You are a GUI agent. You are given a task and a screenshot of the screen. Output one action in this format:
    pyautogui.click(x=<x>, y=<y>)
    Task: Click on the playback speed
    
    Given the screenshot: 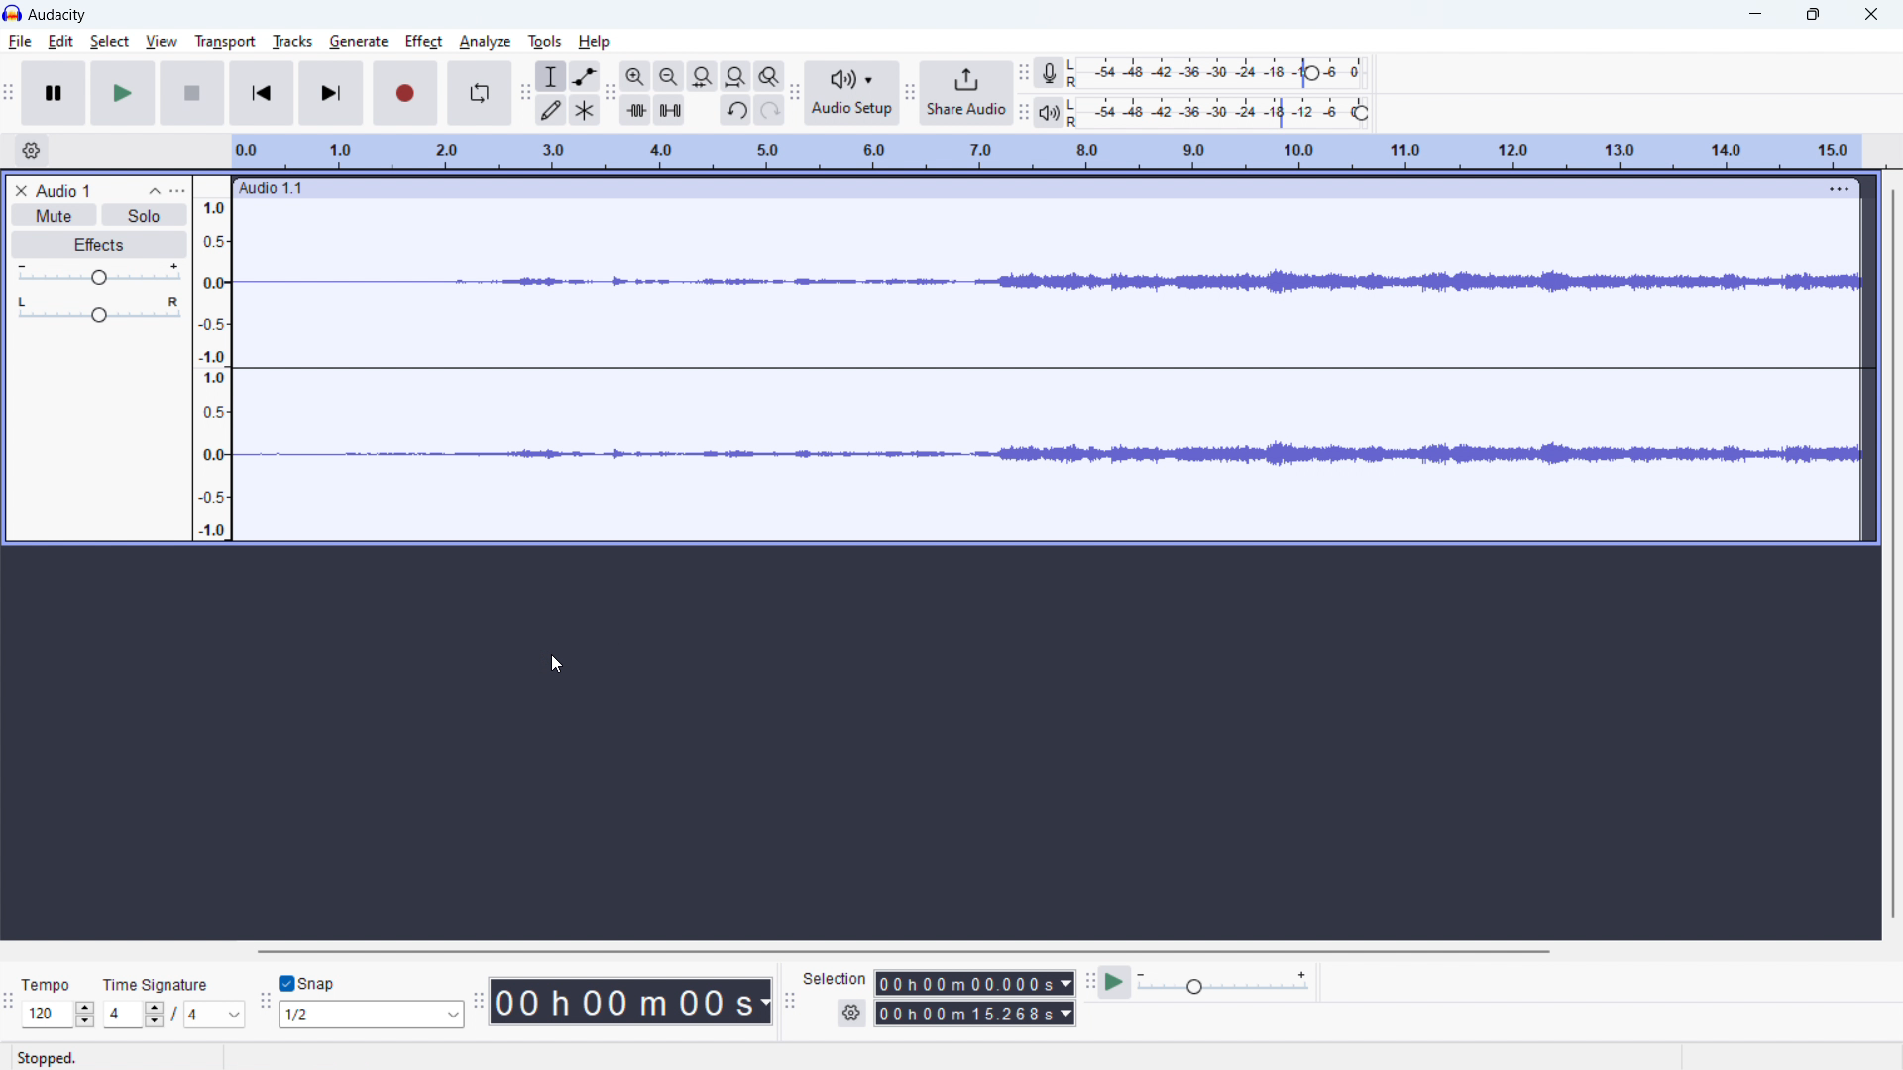 What is the action you would take?
    pyautogui.click(x=1225, y=981)
    